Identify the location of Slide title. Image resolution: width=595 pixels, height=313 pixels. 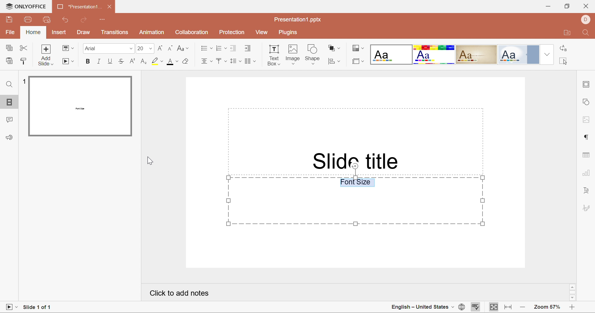
(357, 160).